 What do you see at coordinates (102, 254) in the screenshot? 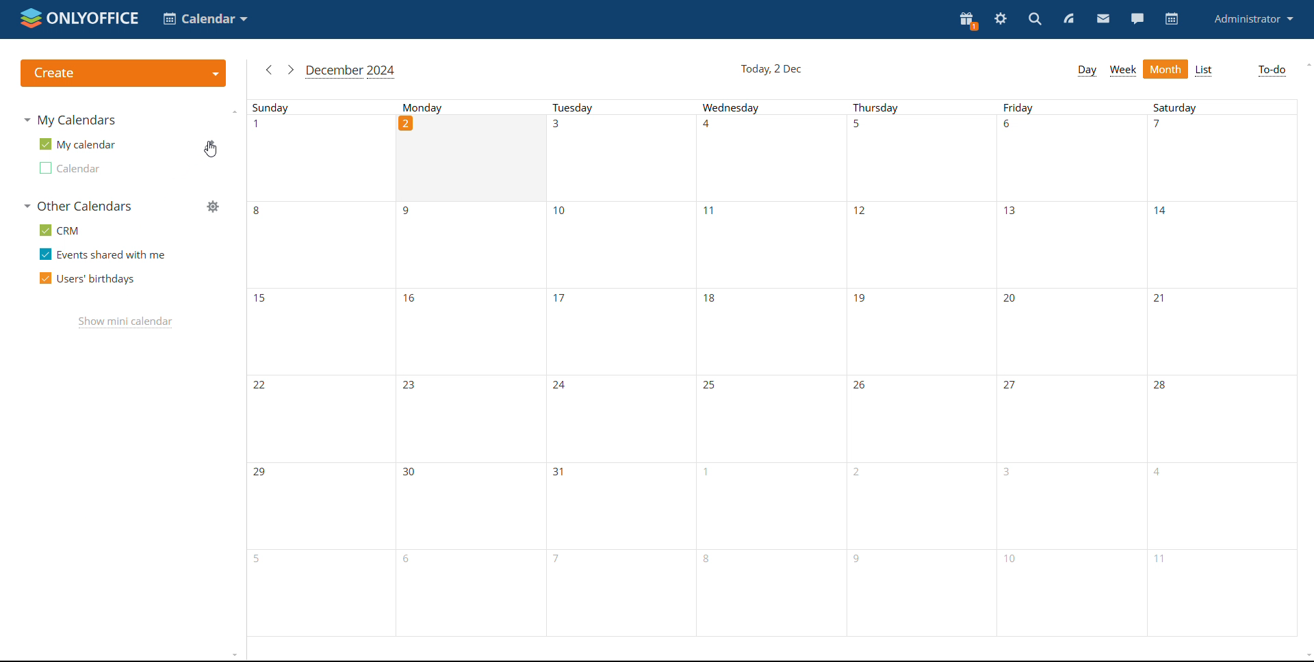
I see `events shared with me` at bounding box center [102, 254].